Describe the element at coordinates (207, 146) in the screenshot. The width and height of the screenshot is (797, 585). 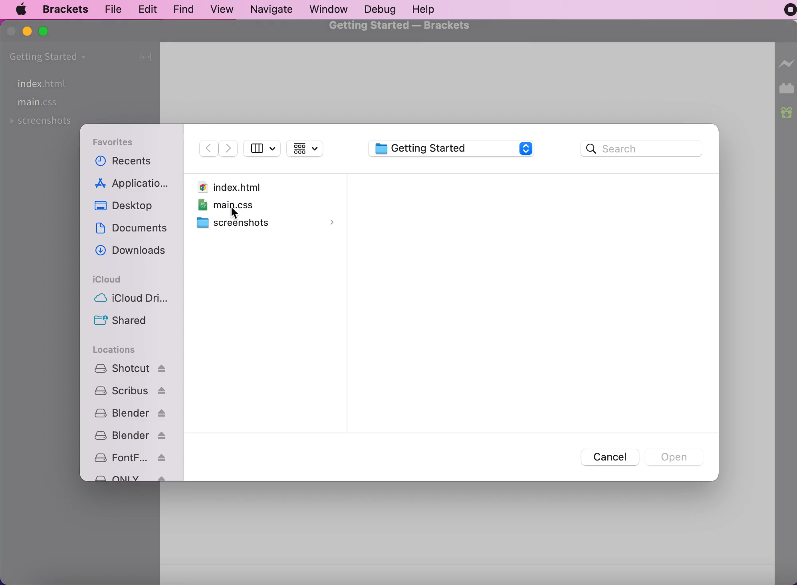
I see `back` at that location.